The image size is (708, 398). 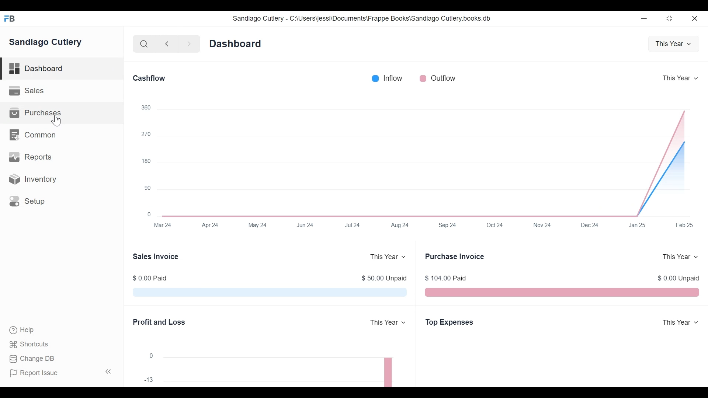 I want to click on Naviagate back, so click(x=167, y=43).